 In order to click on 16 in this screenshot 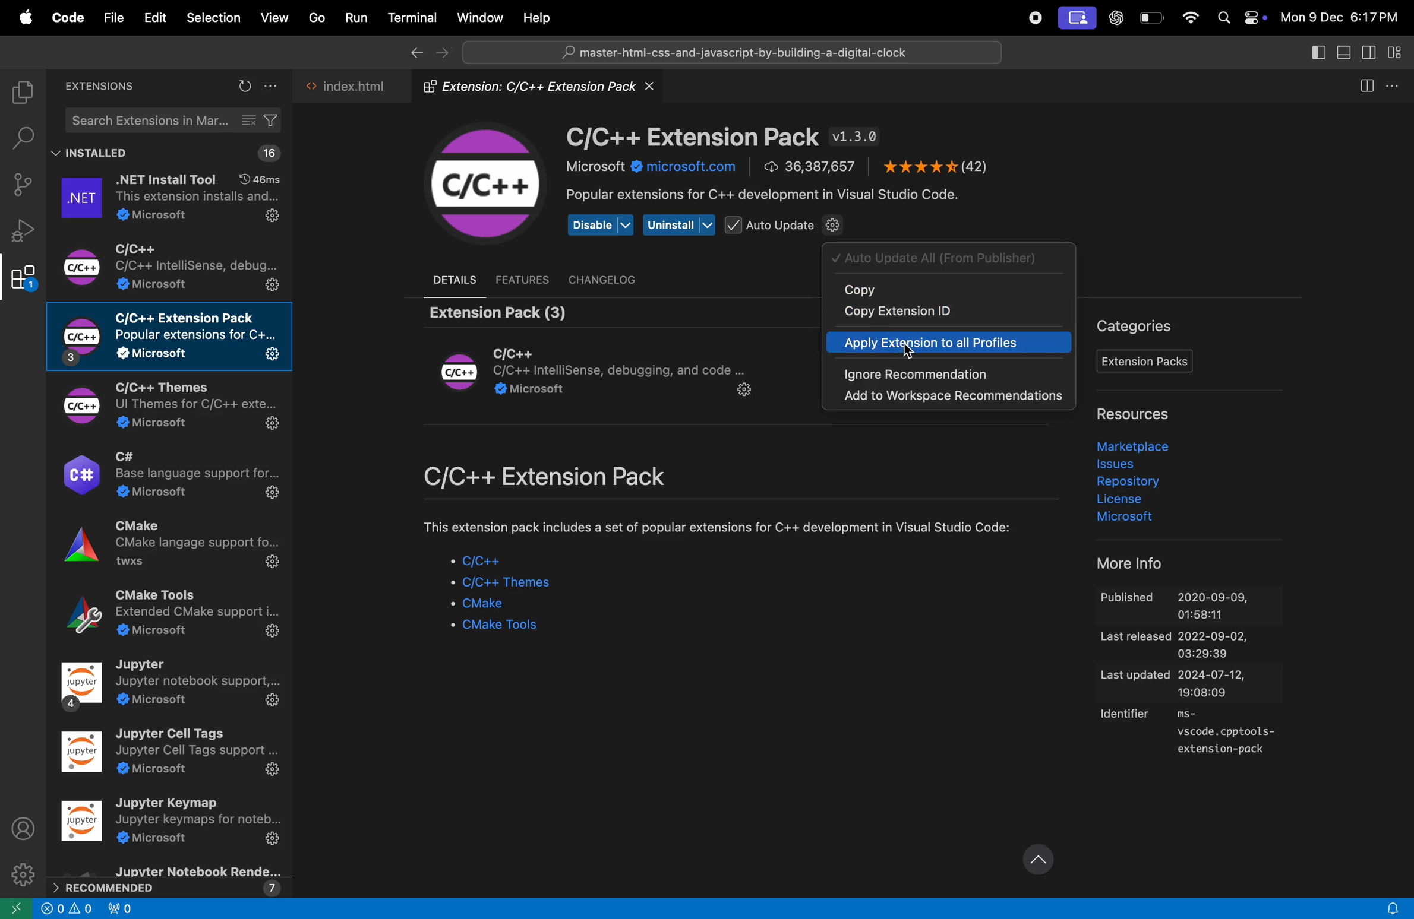, I will do `click(266, 154)`.